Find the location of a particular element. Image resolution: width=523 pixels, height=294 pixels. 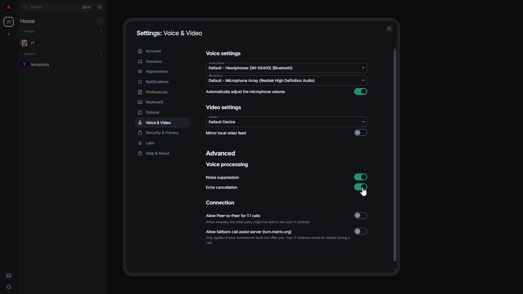

quick settings is located at coordinates (9, 287).